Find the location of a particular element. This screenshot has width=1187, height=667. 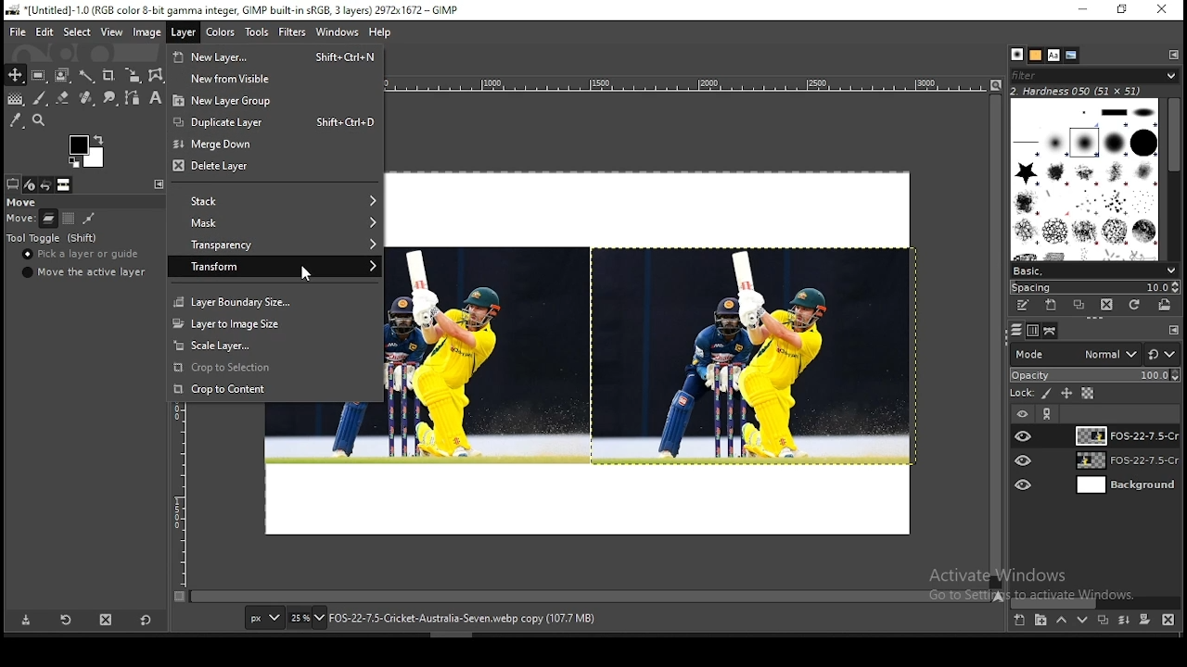

text tool is located at coordinates (152, 99).